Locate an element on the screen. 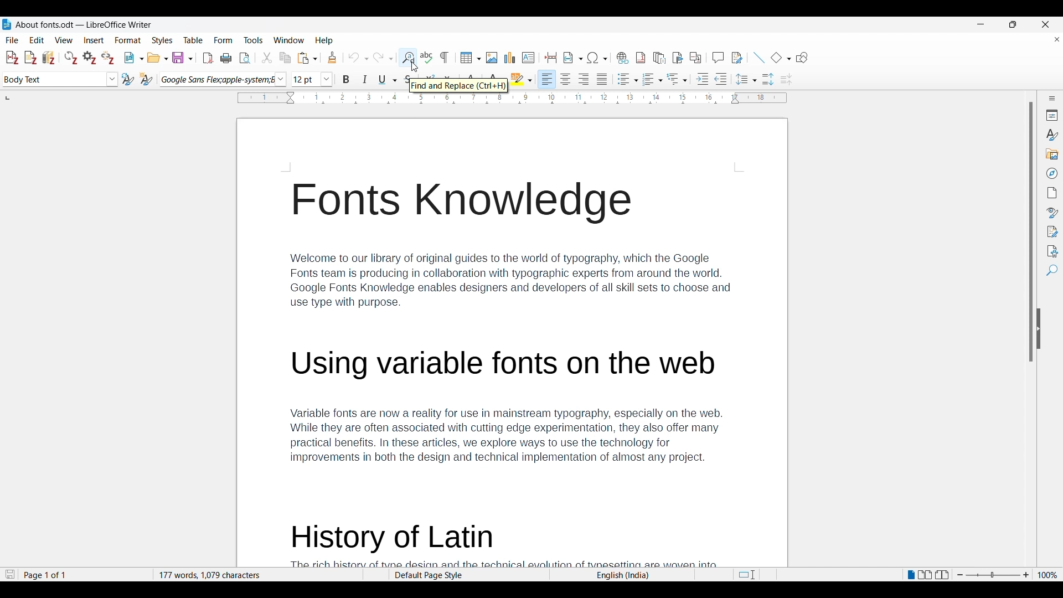  File menu is located at coordinates (12, 40).